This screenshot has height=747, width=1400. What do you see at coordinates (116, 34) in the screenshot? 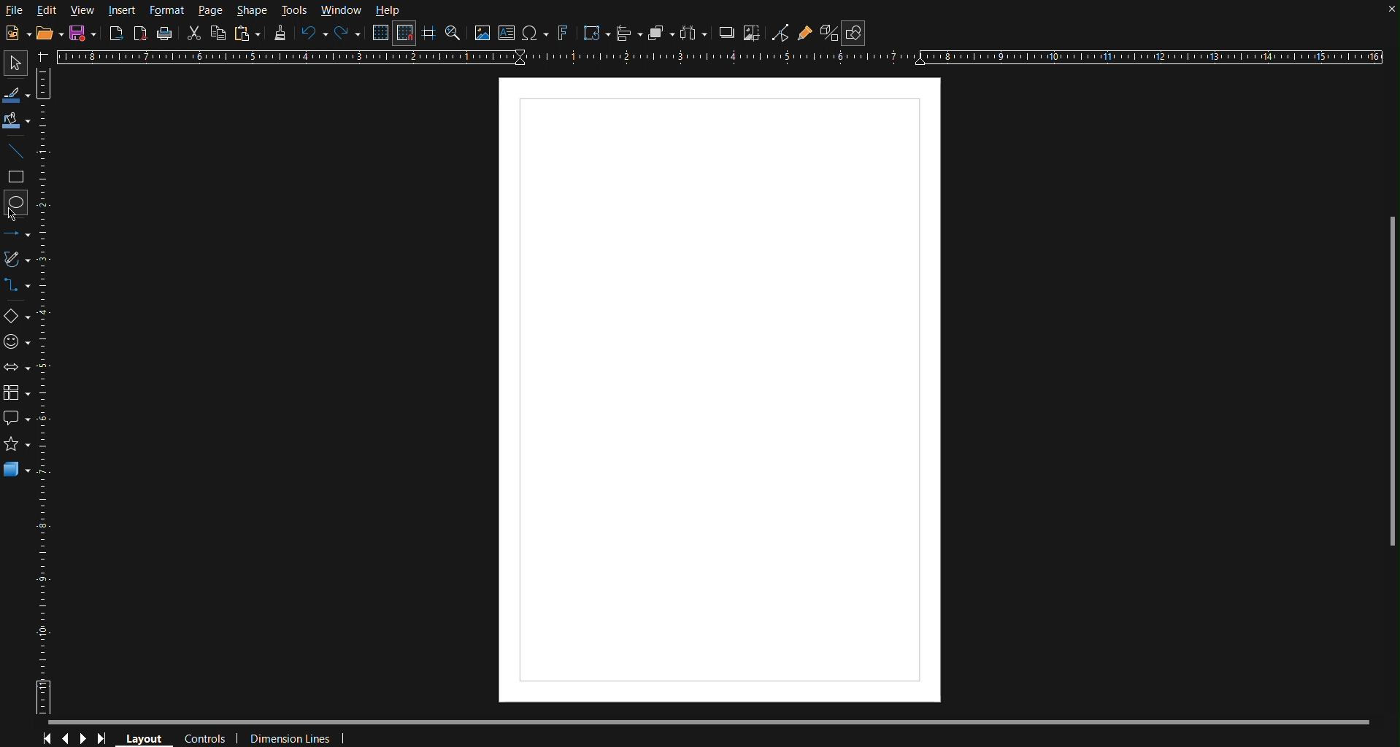
I see `Export` at bounding box center [116, 34].